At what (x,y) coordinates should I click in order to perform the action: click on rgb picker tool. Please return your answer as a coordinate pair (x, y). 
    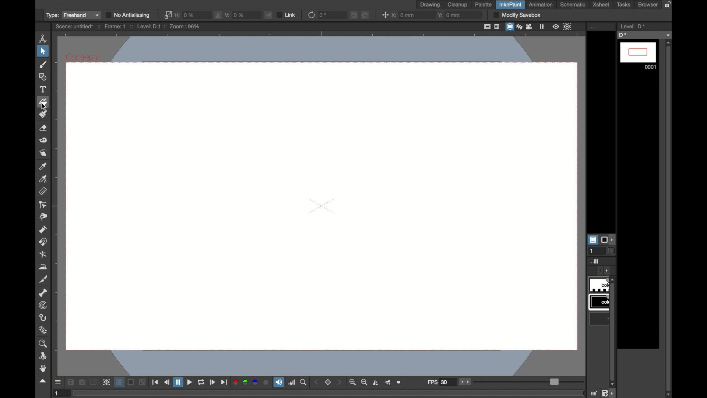
    Looking at the image, I should click on (43, 179).